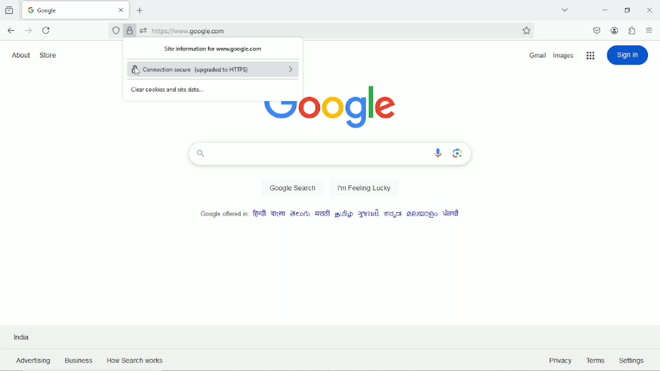  I want to click on language, so click(259, 213).